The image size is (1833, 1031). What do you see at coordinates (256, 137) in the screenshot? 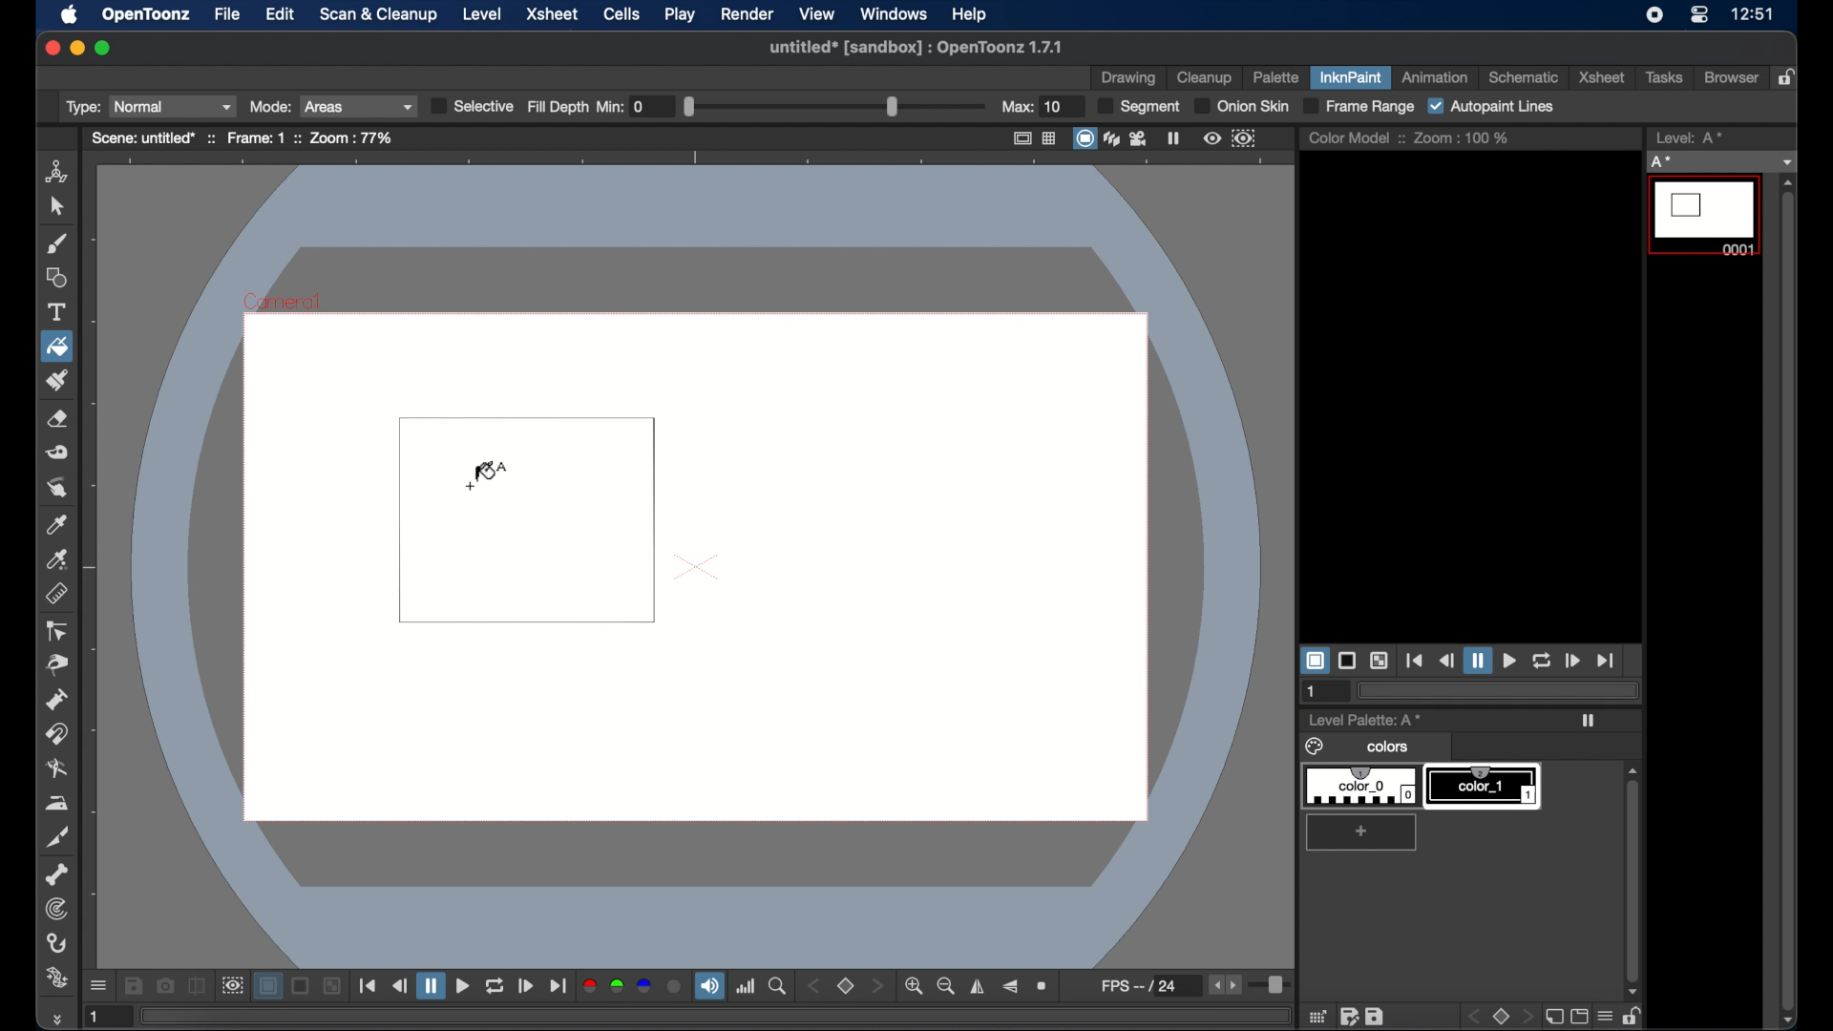
I see `frame: 1` at bounding box center [256, 137].